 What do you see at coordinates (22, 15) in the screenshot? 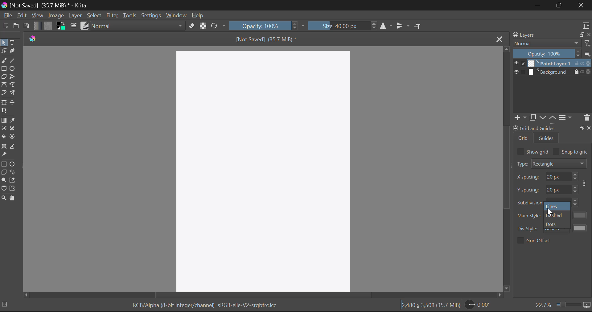
I see `Edit` at bounding box center [22, 15].